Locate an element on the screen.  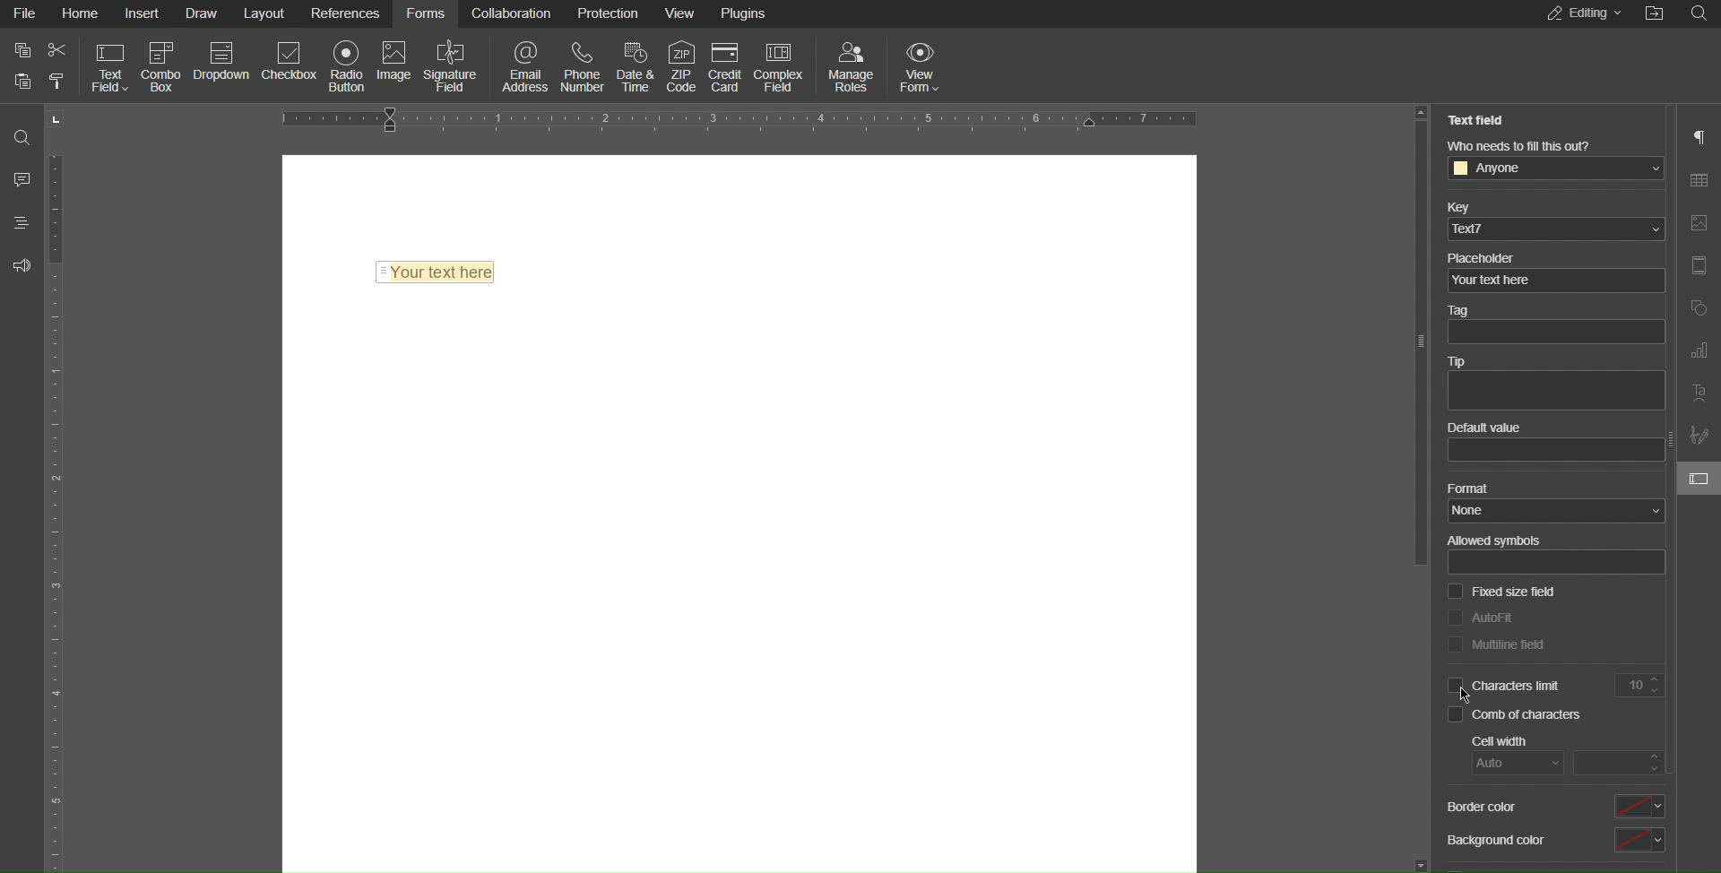
Comments is located at coordinates (20, 178).